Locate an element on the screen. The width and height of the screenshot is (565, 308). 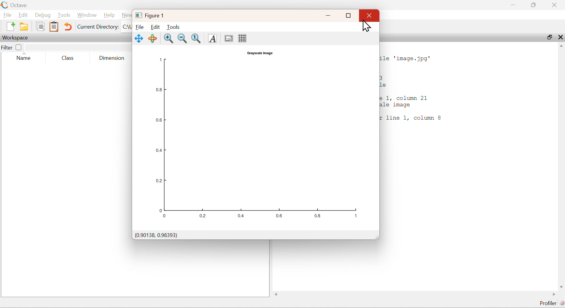
Current Directory: is located at coordinates (97, 26).